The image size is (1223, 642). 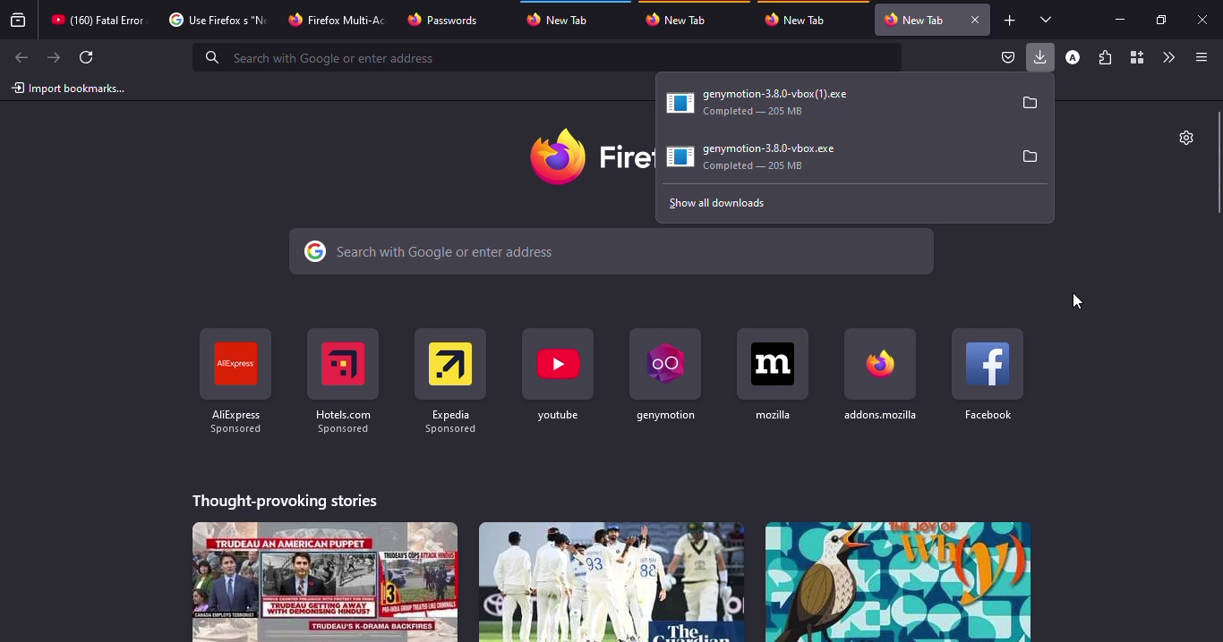 I want to click on search, so click(x=613, y=252).